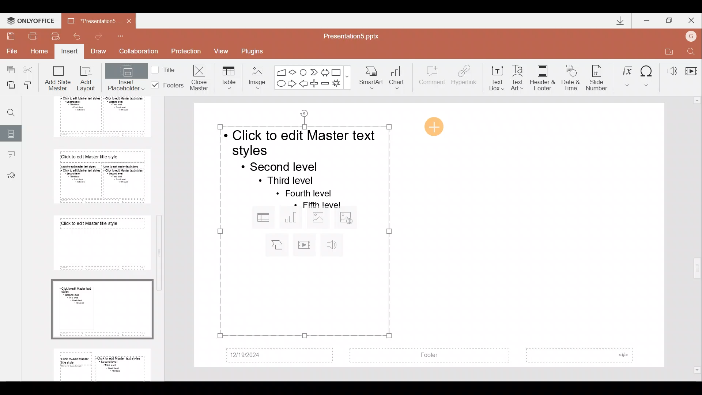  Describe the element at coordinates (558, 236) in the screenshot. I see `Presentation slide` at that location.